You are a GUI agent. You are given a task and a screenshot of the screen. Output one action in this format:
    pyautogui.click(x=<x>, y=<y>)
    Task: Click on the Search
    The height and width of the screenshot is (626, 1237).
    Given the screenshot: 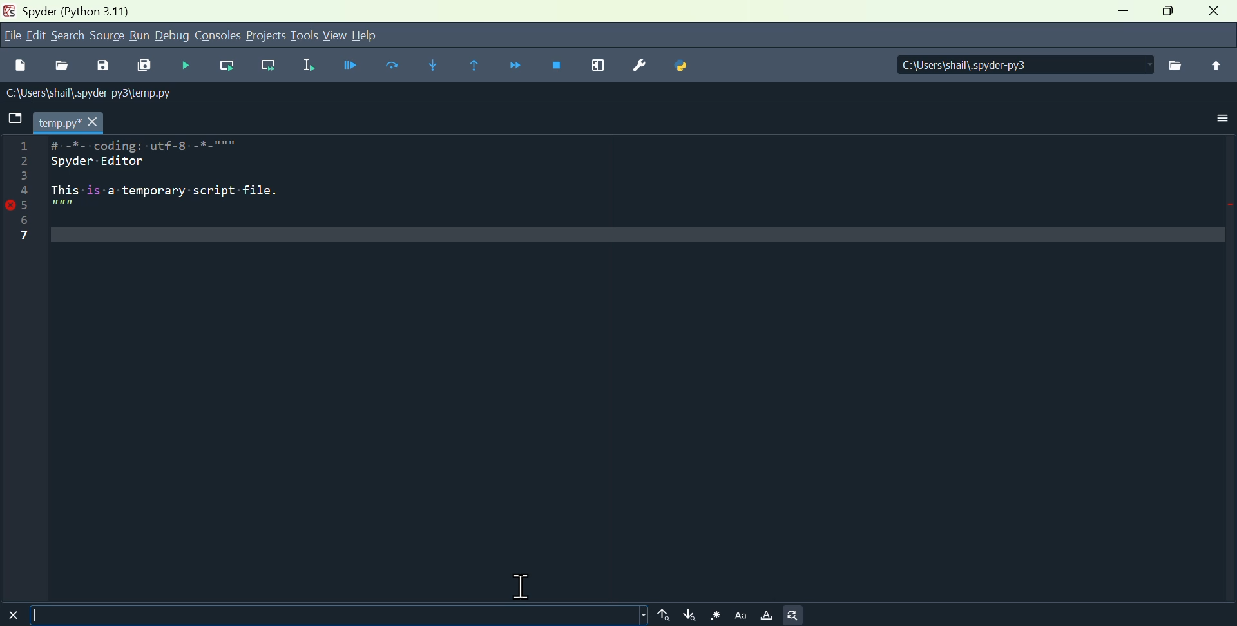 What is the action you would take?
    pyautogui.click(x=70, y=37)
    